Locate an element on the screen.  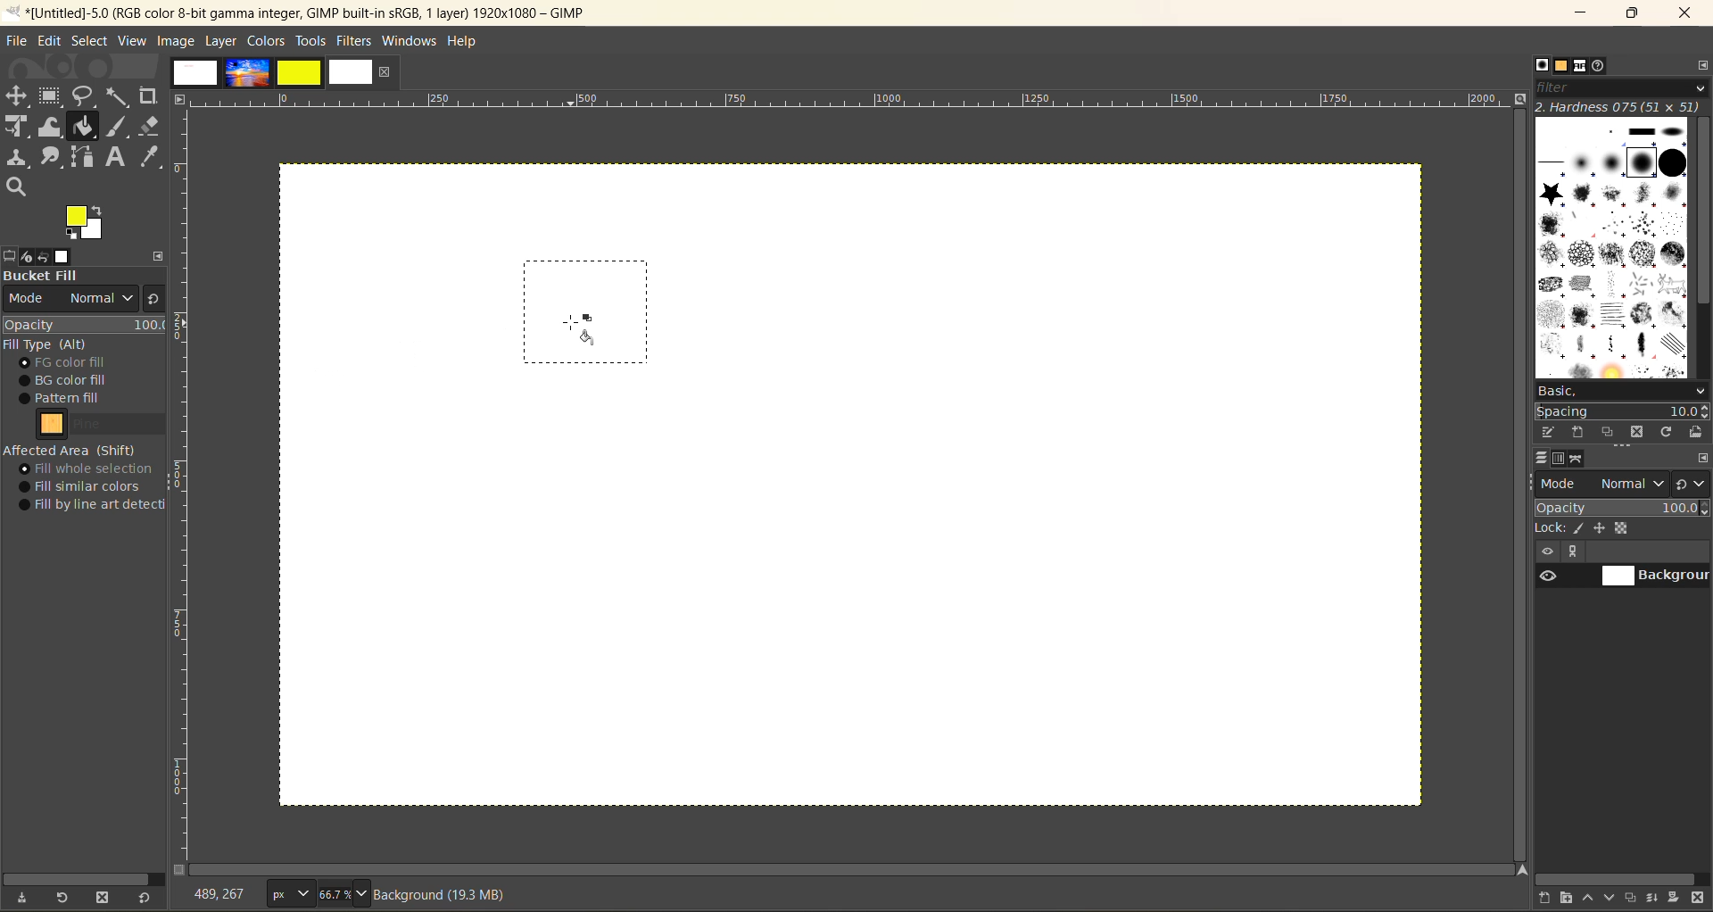
fill type is located at coordinates (49, 345).